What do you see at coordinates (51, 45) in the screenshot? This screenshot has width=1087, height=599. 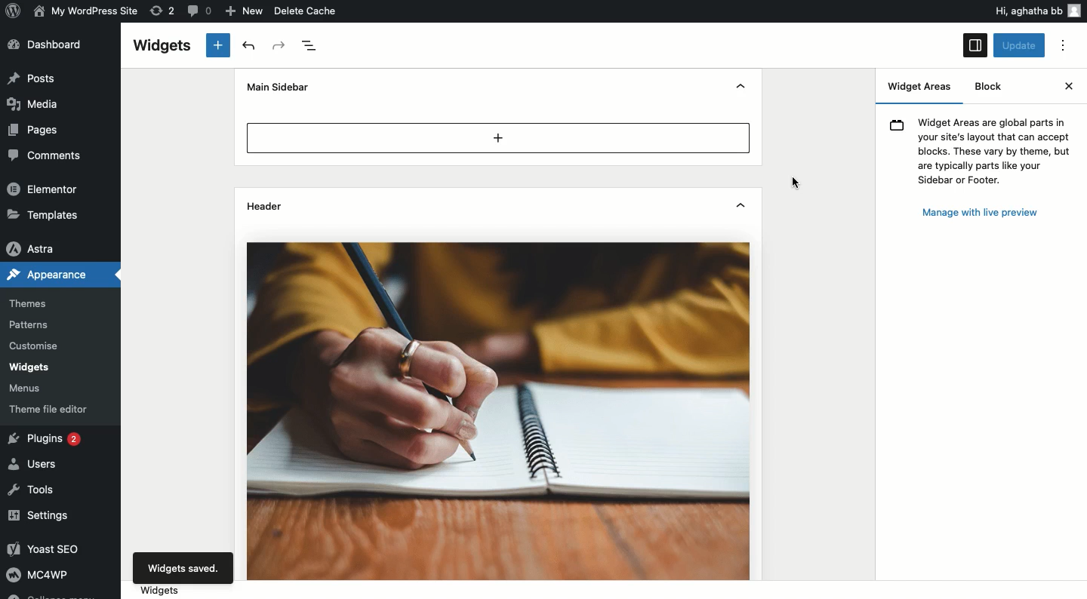 I see `Dashboard` at bounding box center [51, 45].